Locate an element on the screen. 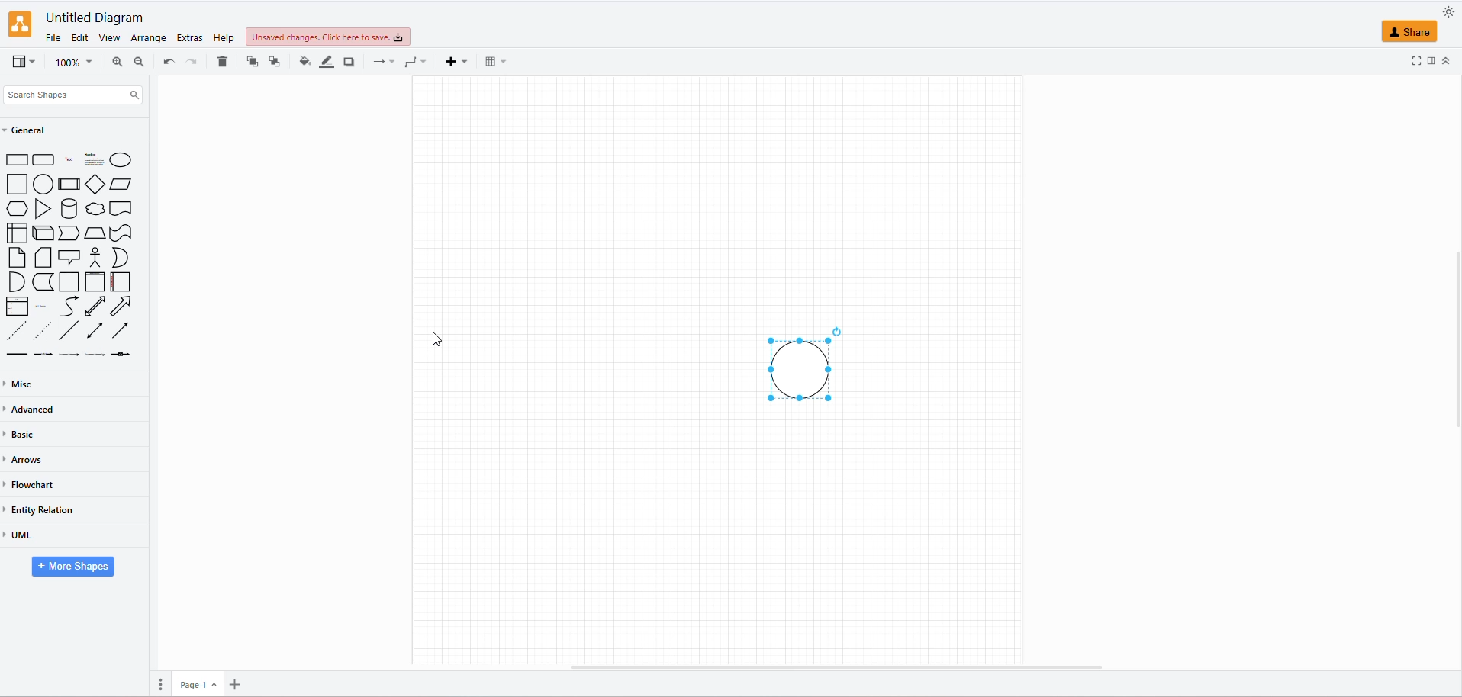 This screenshot has width=1462, height=697. INTERNAL STORAGE is located at coordinates (18, 235).